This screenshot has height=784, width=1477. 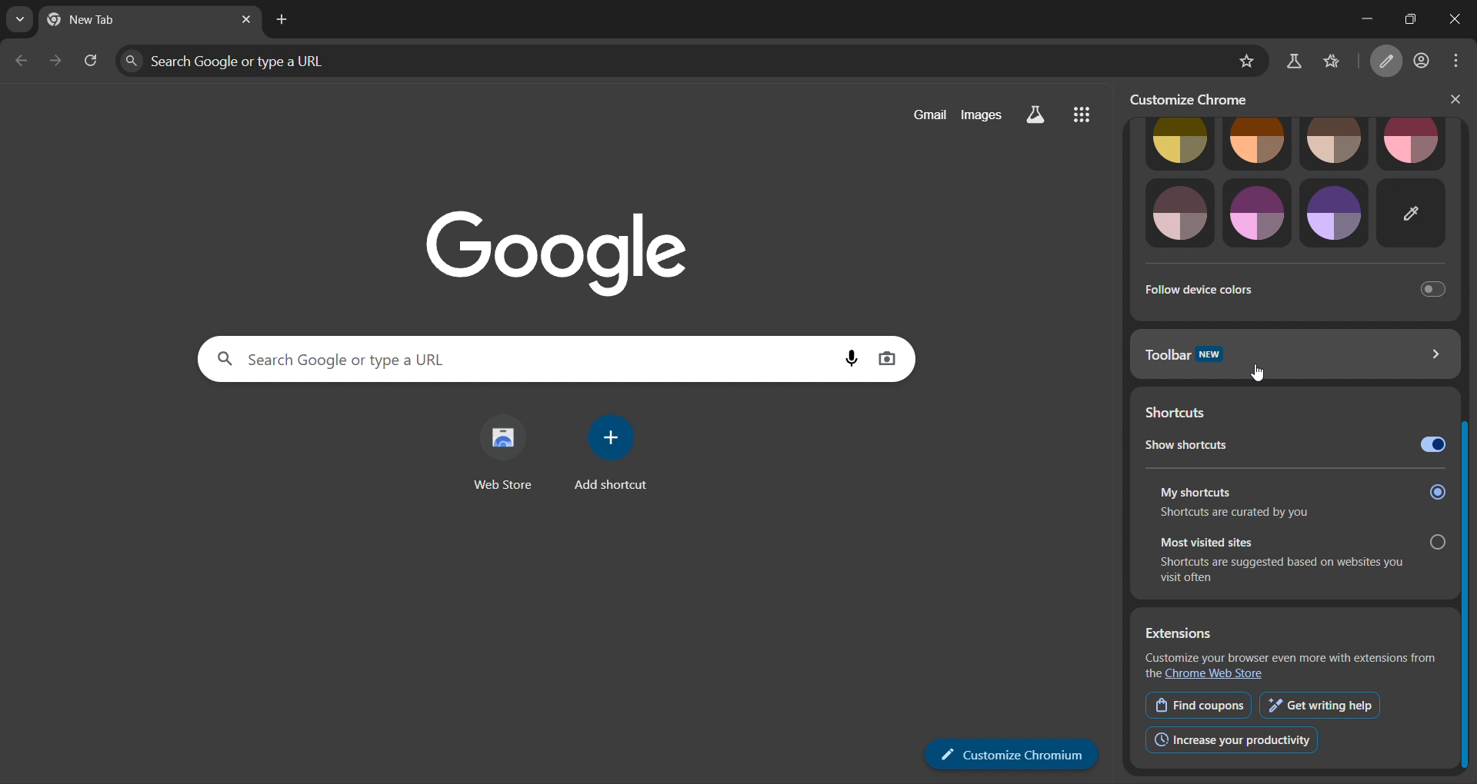 I want to click on image, so click(x=1412, y=145).